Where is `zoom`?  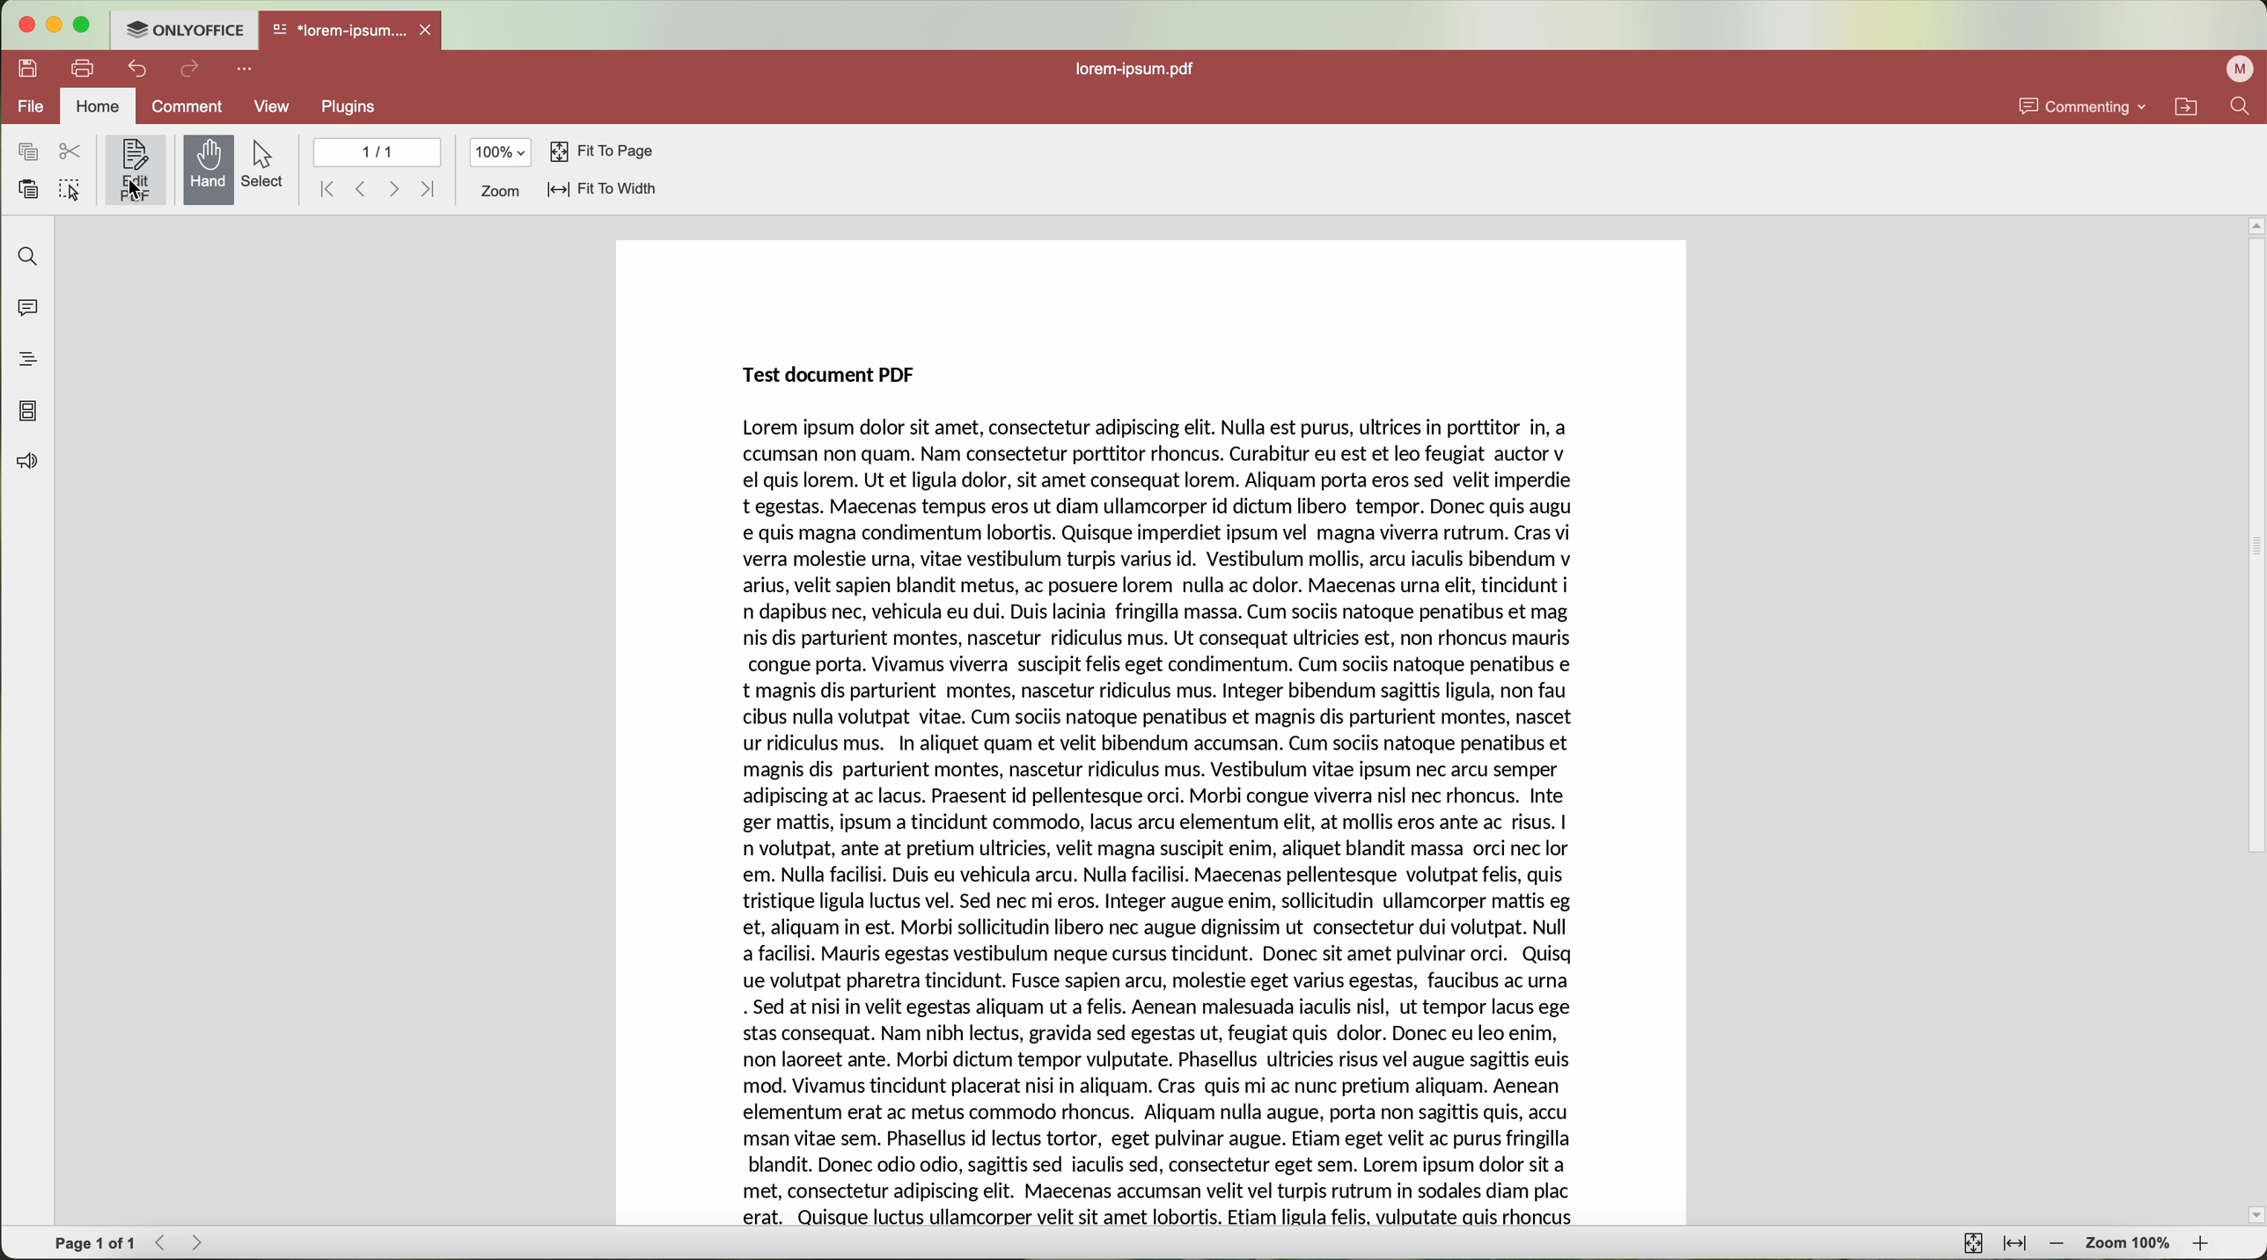
zoom is located at coordinates (502, 191).